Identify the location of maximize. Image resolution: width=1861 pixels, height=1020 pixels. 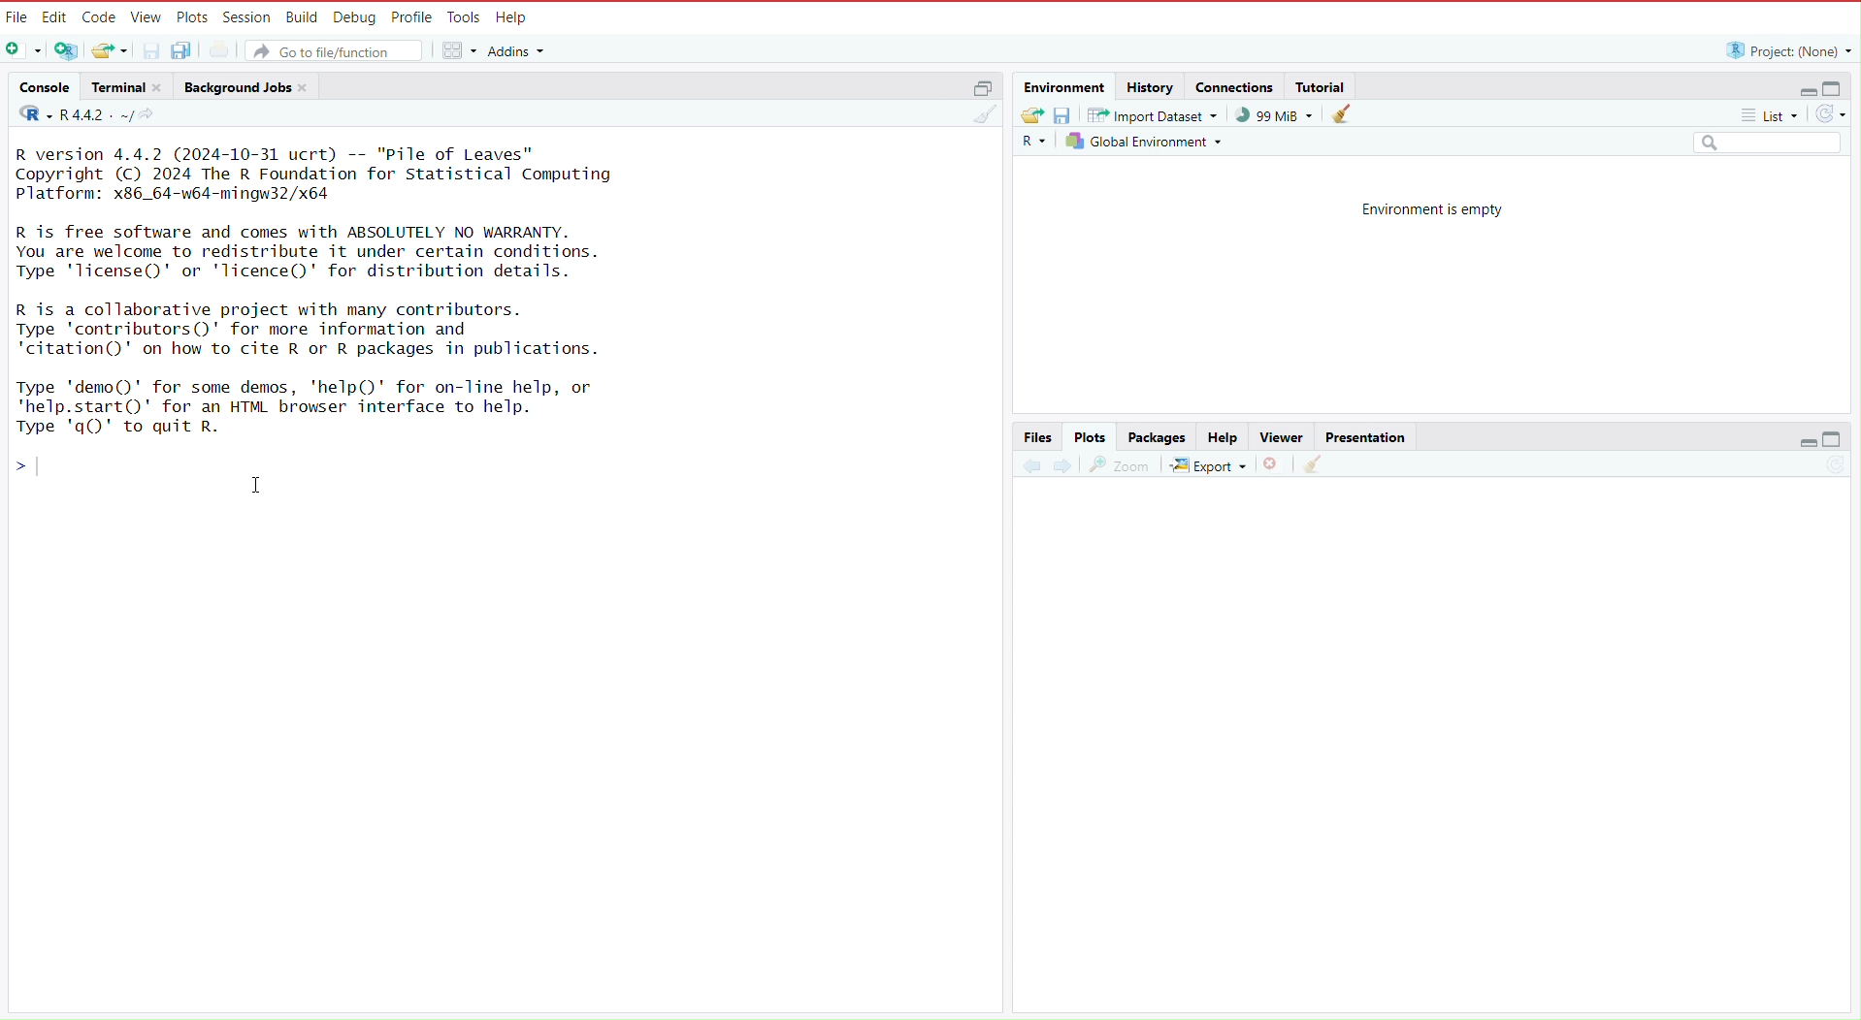
(1840, 85).